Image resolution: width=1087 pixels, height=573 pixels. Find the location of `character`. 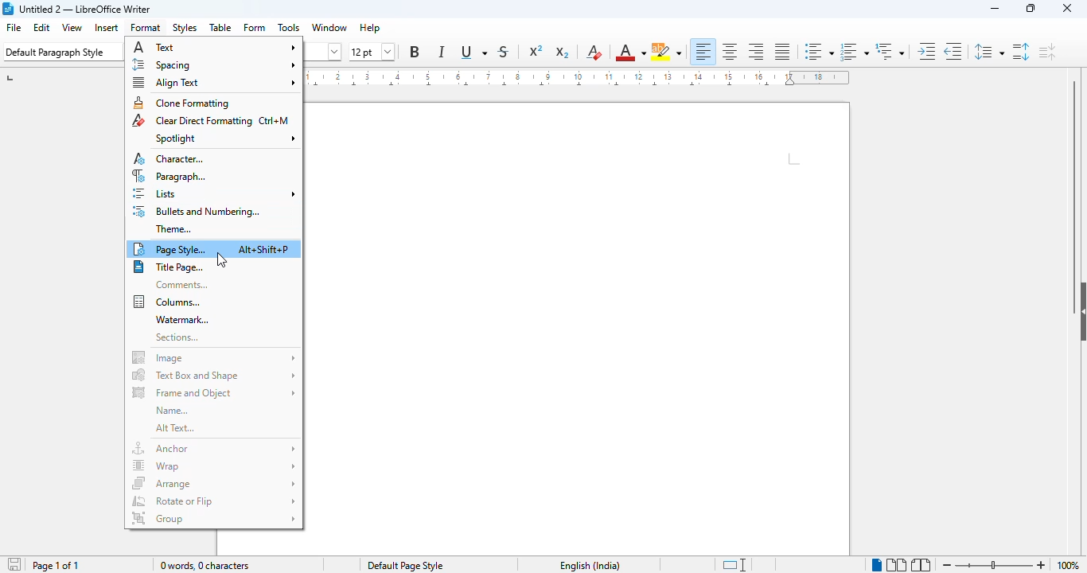

character is located at coordinates (169, 159).